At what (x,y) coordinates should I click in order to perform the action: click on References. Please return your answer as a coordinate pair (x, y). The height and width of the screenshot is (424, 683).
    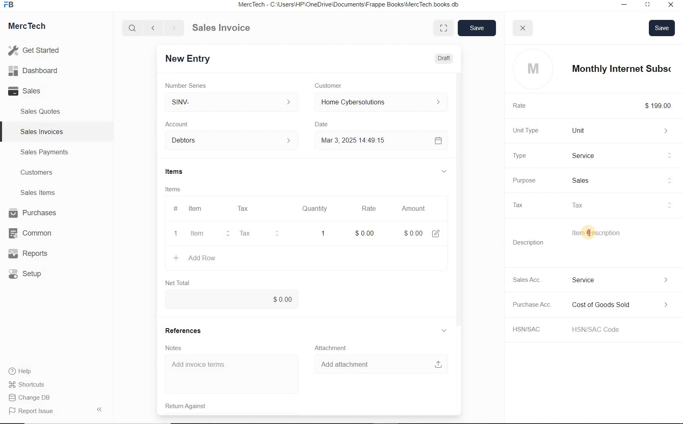
    Looking at the image, I should click on (185, 330).